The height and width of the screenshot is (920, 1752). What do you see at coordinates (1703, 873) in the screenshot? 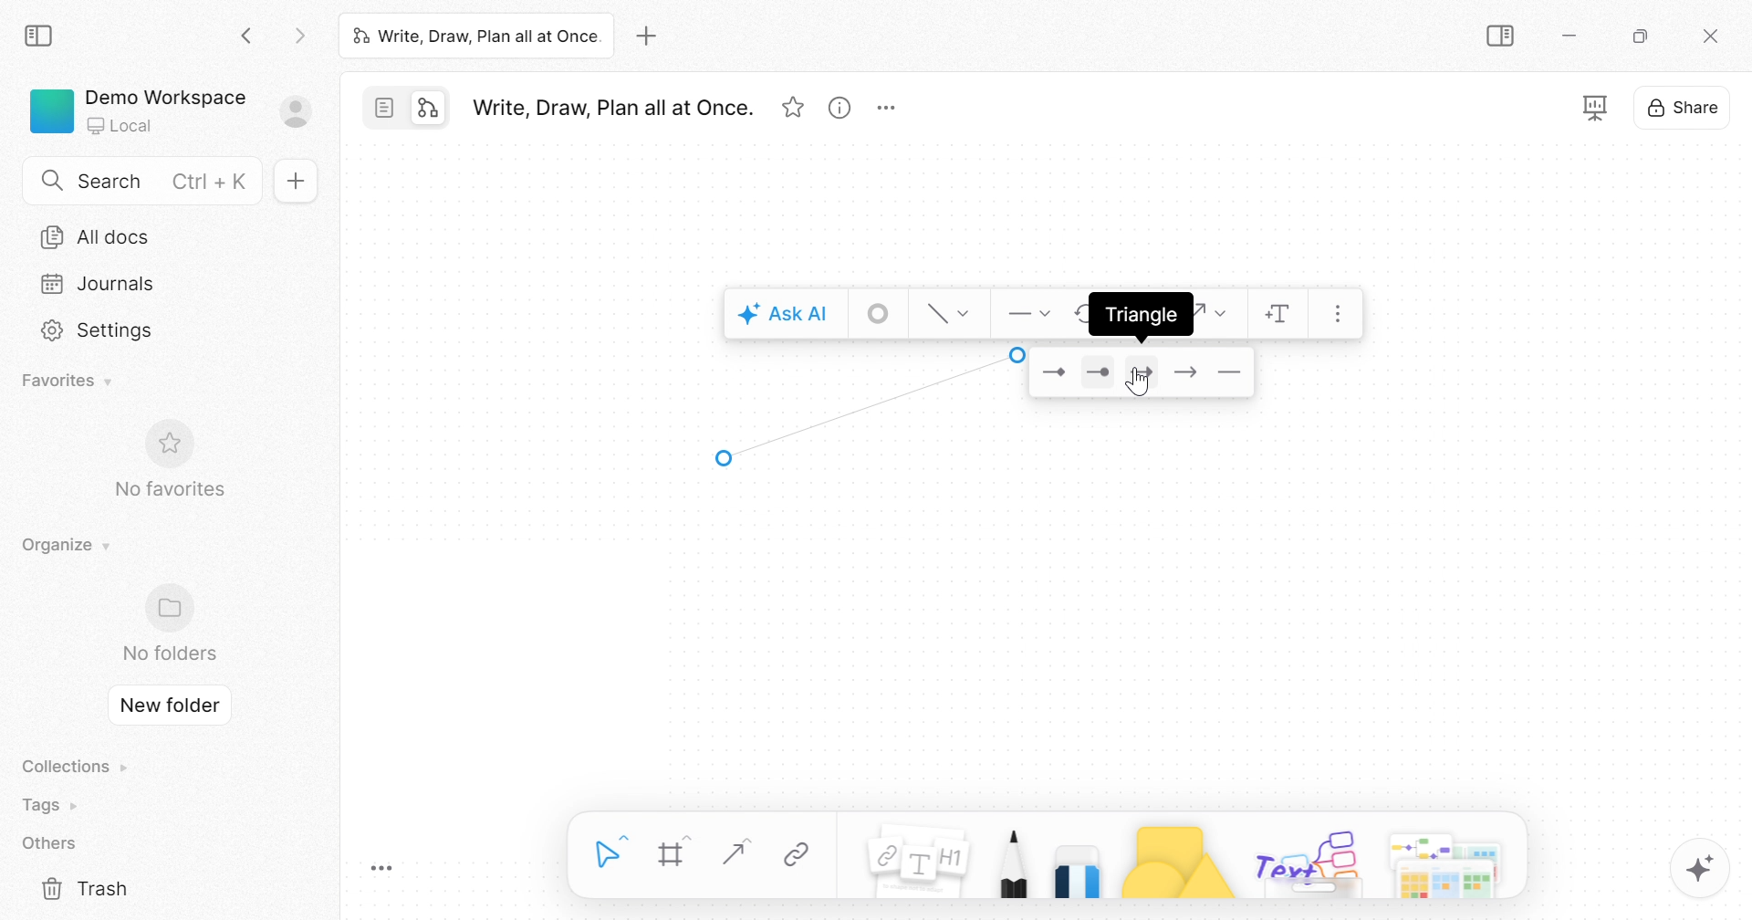
I see `AFFINE AI` at bounding box center [1703, 873].